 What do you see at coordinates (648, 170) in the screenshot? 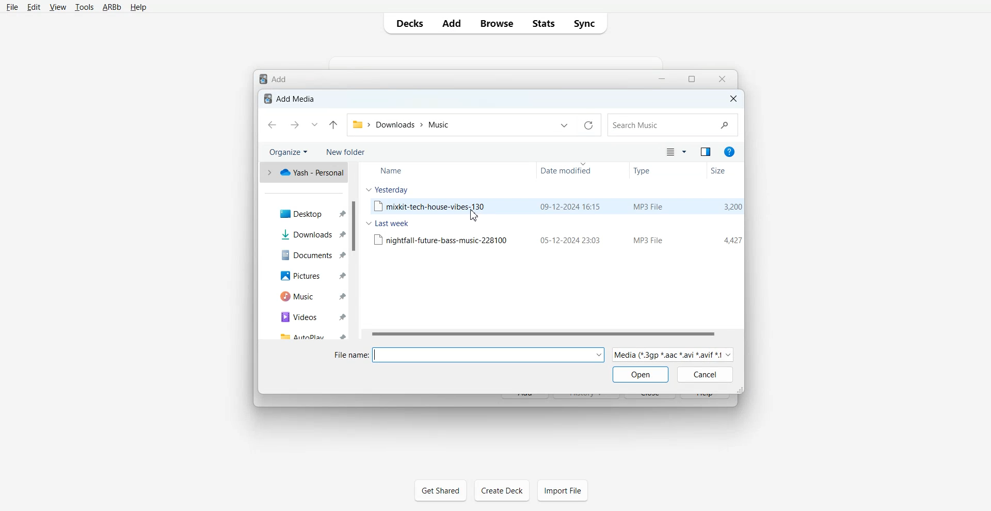
I see `Type` at bounding box center [648, 170].